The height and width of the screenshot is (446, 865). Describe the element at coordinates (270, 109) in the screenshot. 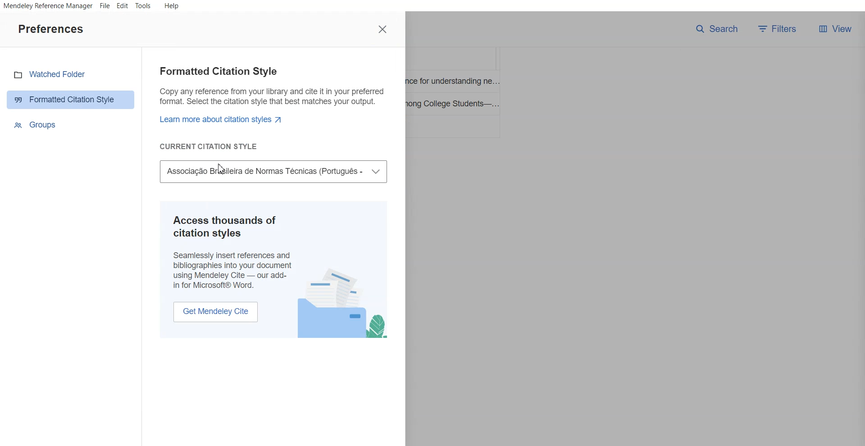

I see `Formatted Citation Style Text` at that location.